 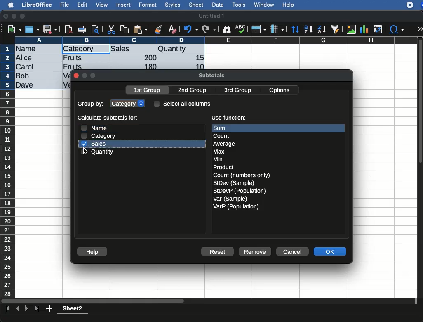 What do you see at coordinates (240, 5) in the screenshot?
I see `tools` at bounding box center [240, 5].